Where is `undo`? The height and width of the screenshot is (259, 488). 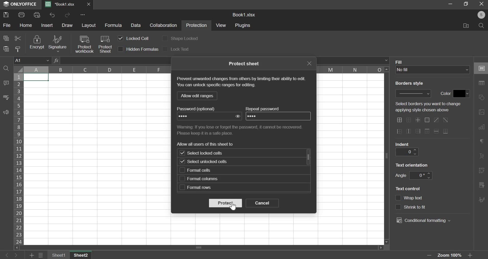 undo is located at coordinates (52, 15).